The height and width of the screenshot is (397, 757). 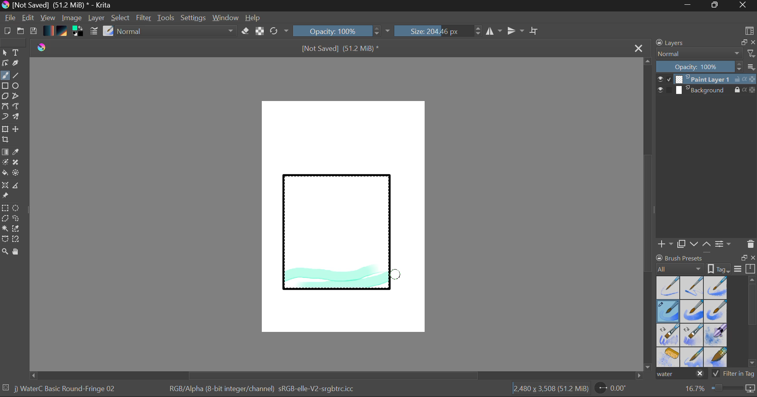 I want to click on Tools, so click(x=166, y=18).